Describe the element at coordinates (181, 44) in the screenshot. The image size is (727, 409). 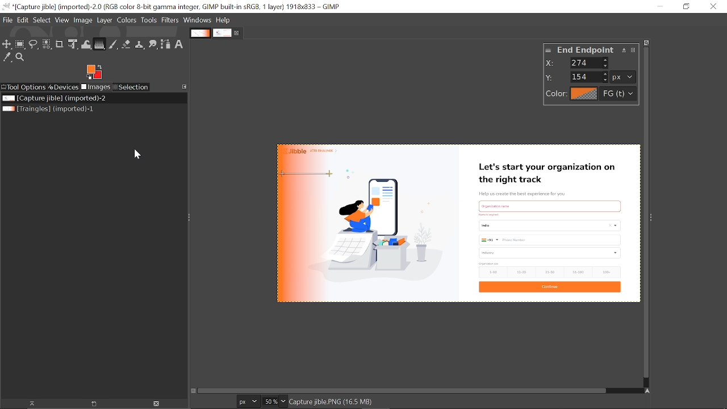
I see `text tool` at that location.